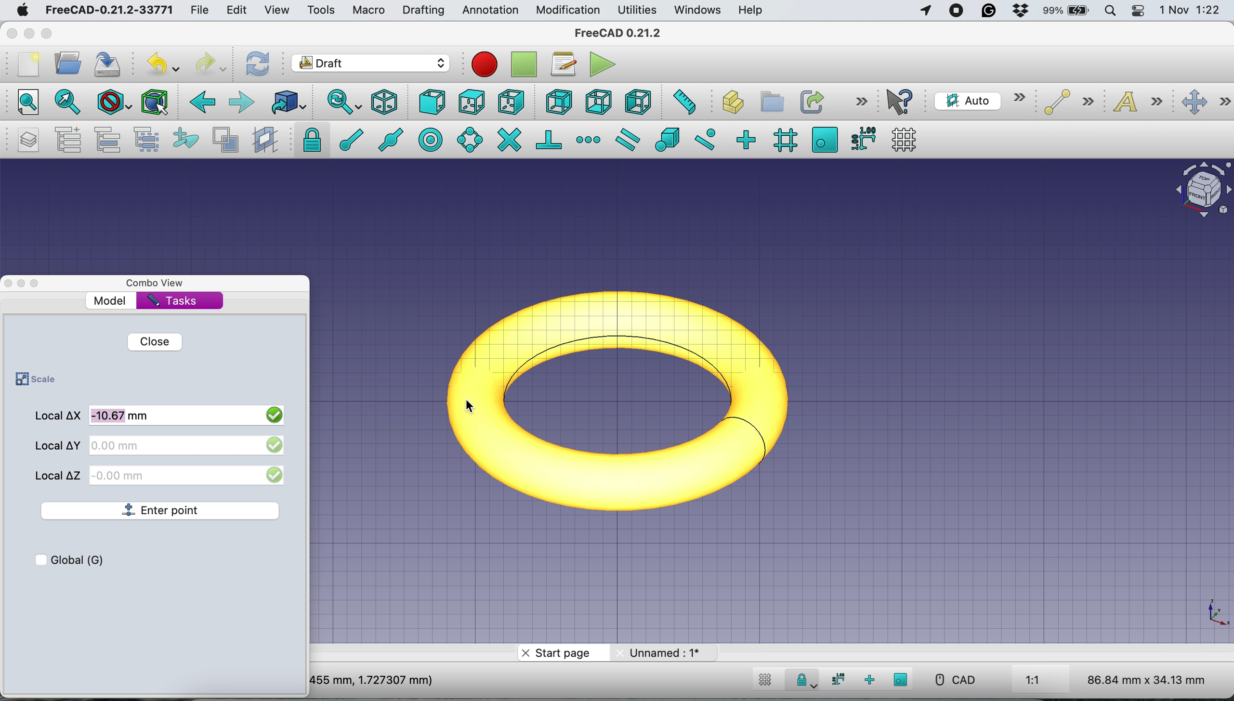  I want to click on more options, so click(859, 102).